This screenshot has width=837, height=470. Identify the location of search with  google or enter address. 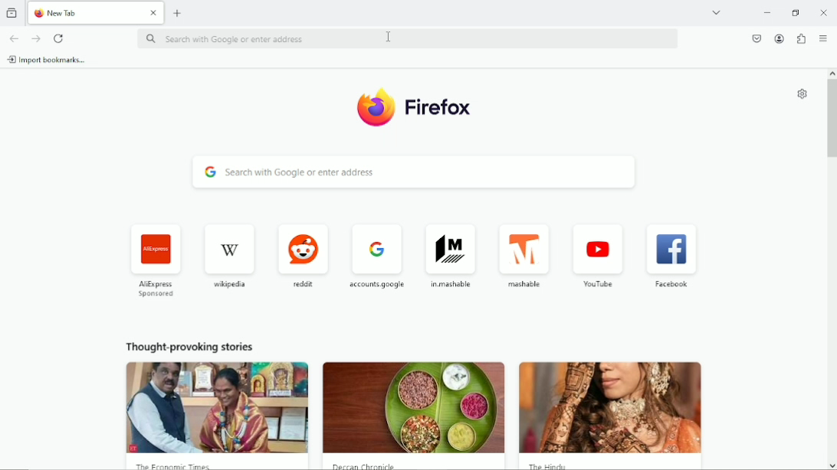
(433, 173).